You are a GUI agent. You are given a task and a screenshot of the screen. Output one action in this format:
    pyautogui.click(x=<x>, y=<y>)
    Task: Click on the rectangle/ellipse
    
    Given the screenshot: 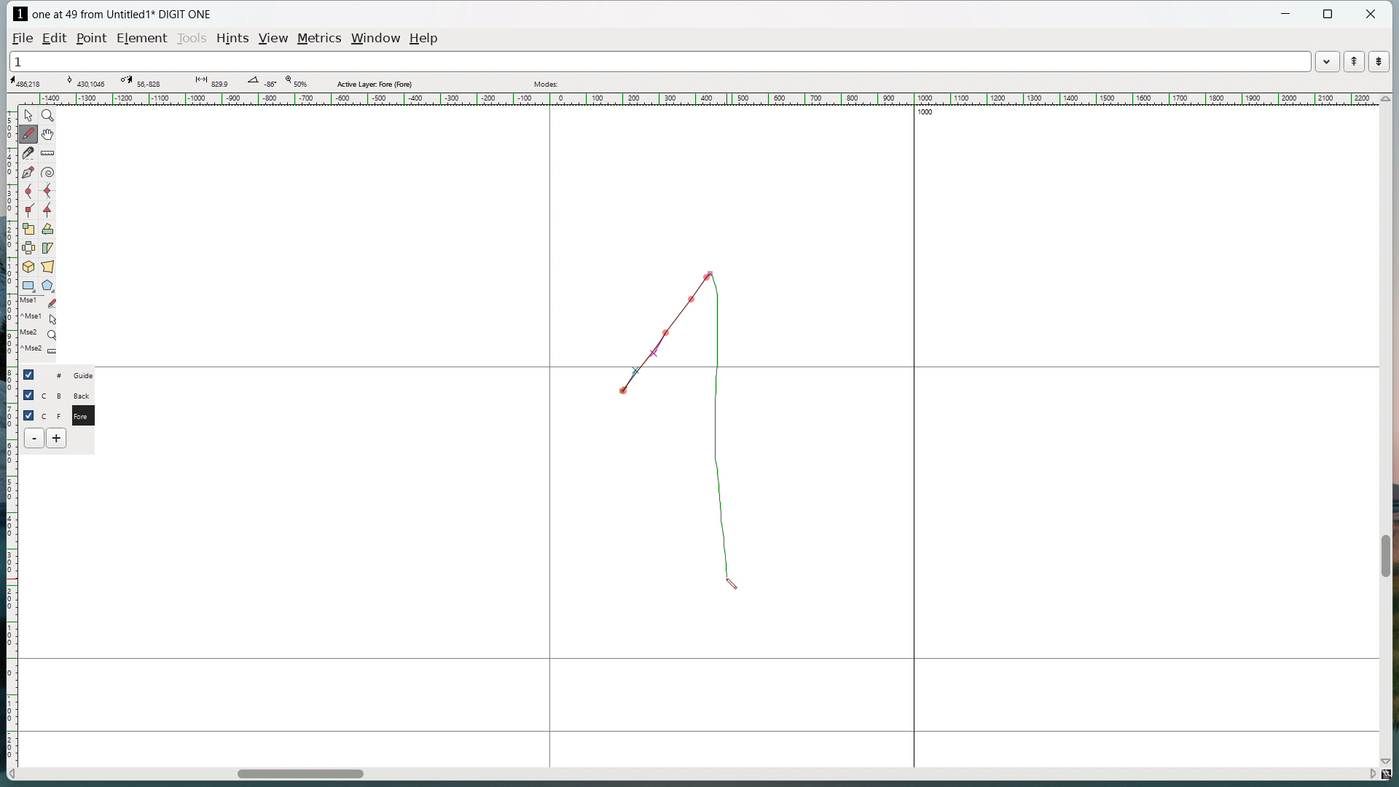 What is the action you would take?
    pyautogui.click(x=28, y=285)
    